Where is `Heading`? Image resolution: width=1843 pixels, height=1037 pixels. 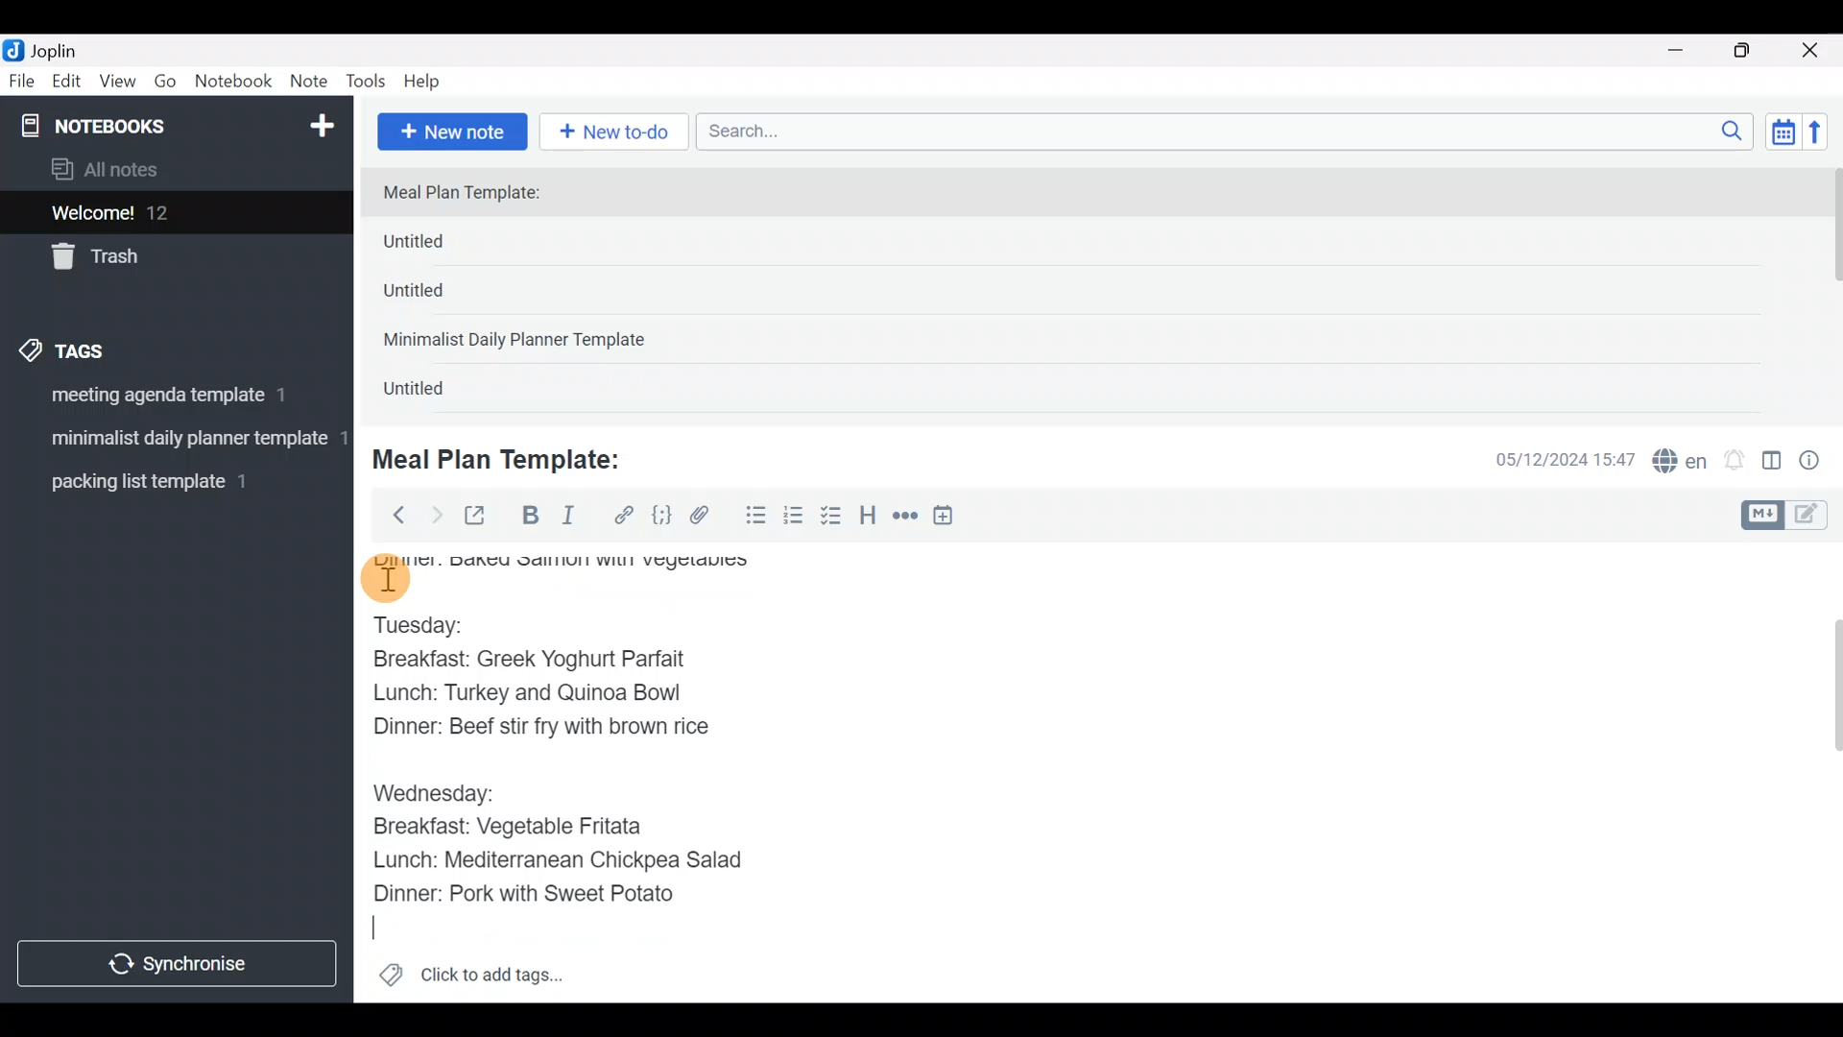 Heading is located at coordinates (869, 518).